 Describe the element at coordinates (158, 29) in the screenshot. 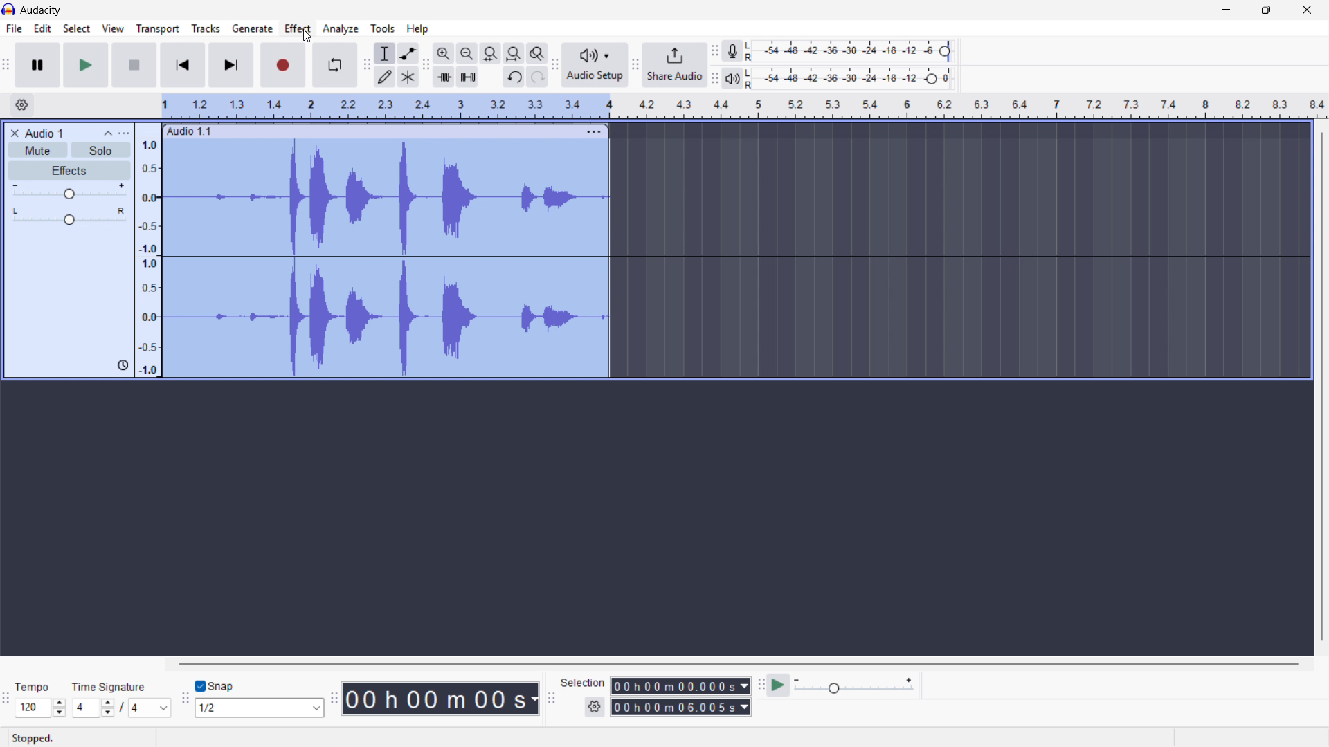

I see `Transport` at that location.